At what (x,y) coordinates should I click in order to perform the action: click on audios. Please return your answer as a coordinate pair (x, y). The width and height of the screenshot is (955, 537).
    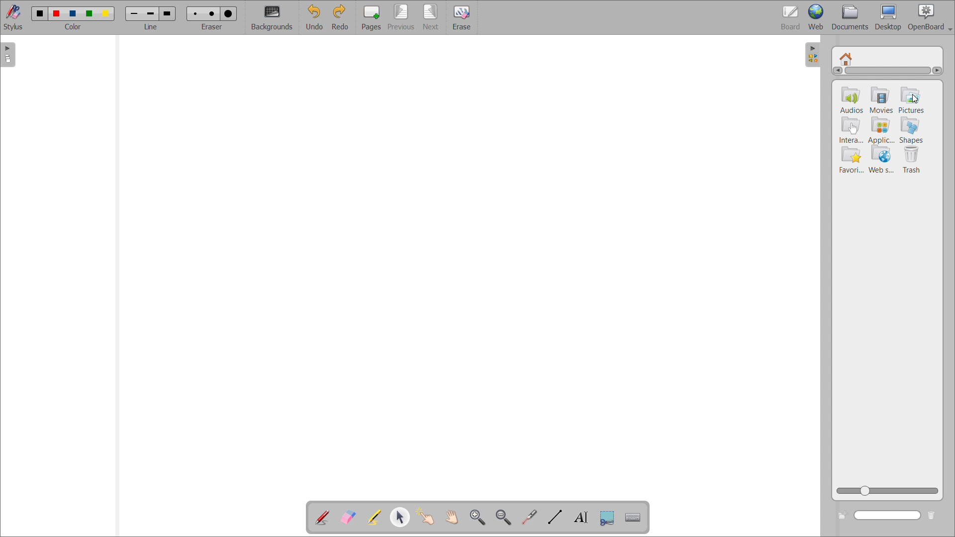
    Looking at the image, I should click on (852, 100).